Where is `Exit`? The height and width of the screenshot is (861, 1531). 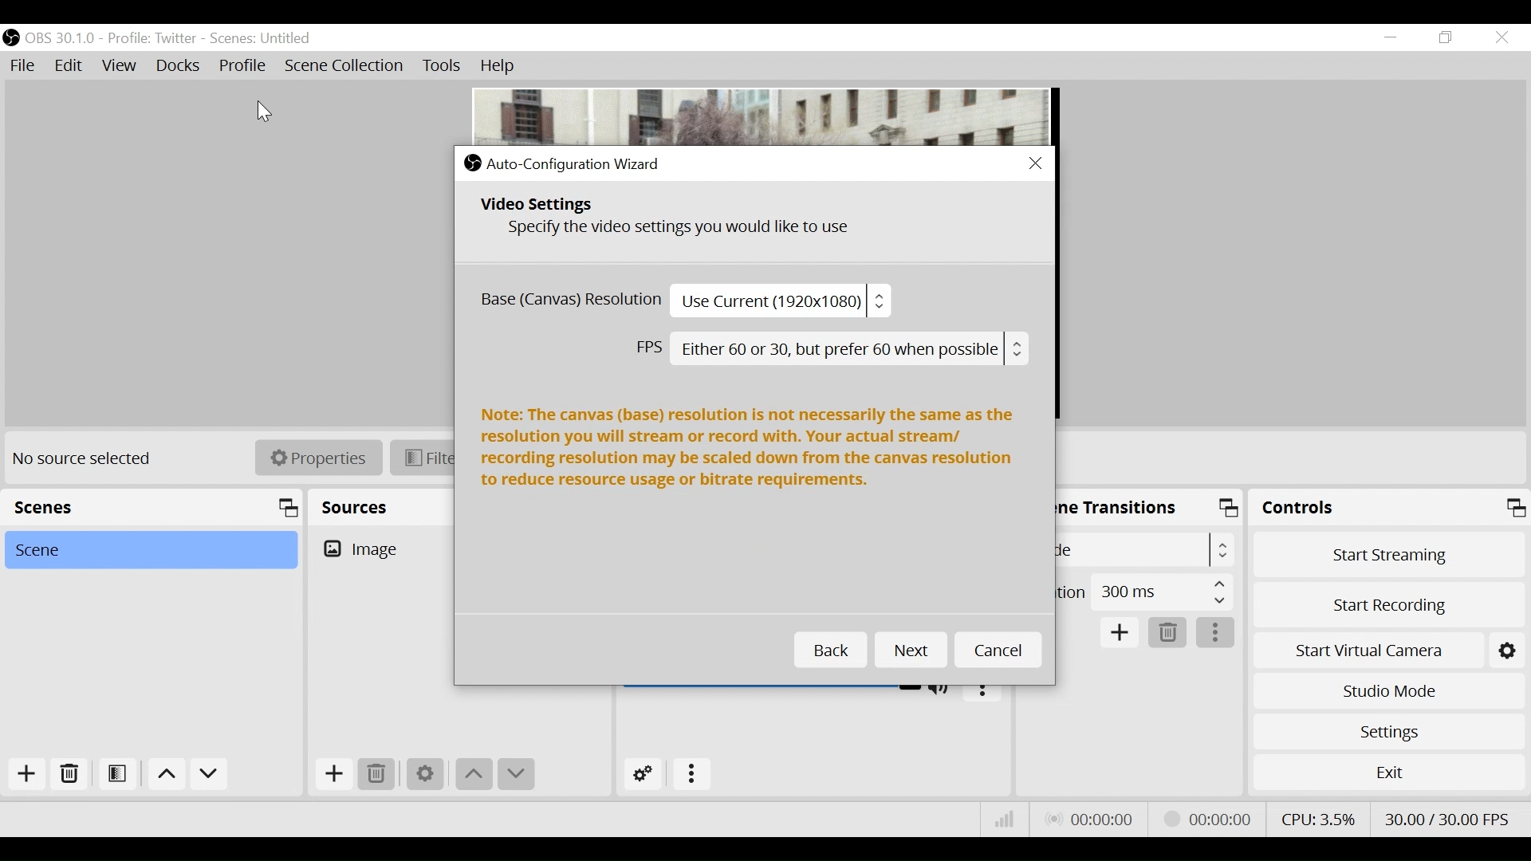
Exit is located at coordinates (1387, 772).